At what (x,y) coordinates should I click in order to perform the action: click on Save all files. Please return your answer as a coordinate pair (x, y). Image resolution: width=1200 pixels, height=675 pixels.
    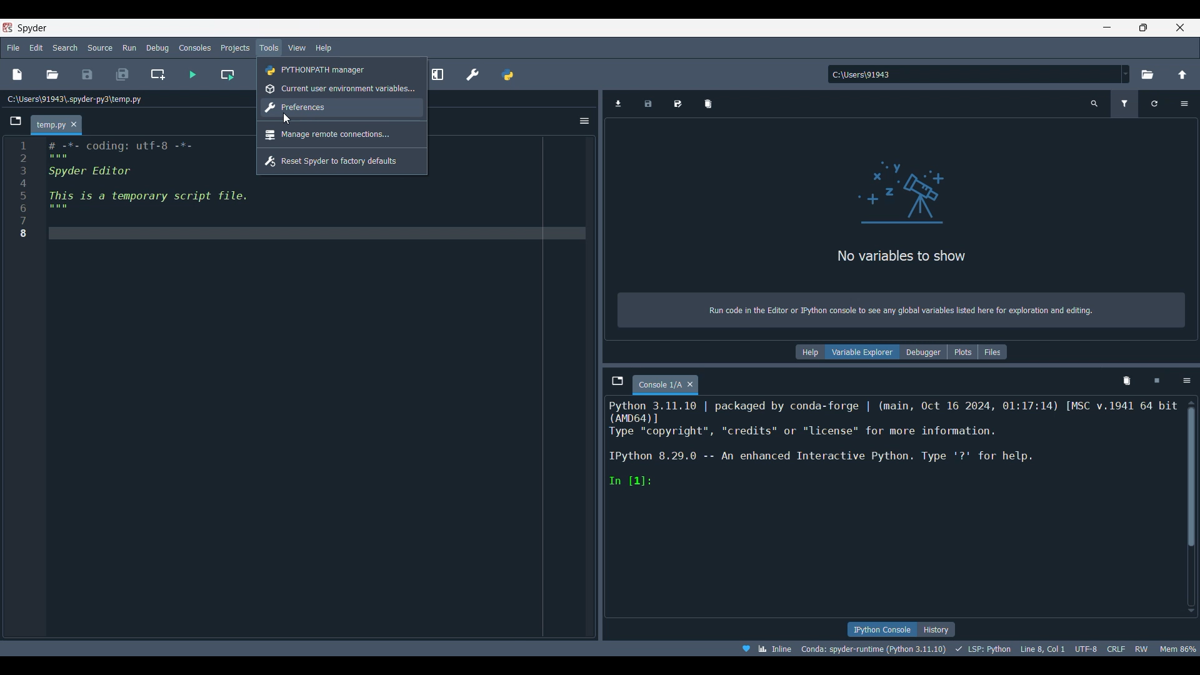
    Looking at the image, I should click on (122, 74).